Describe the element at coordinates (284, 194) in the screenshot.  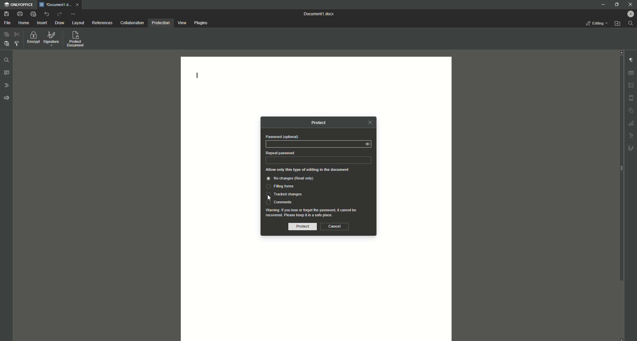
I see `Tracked changed` at that location.